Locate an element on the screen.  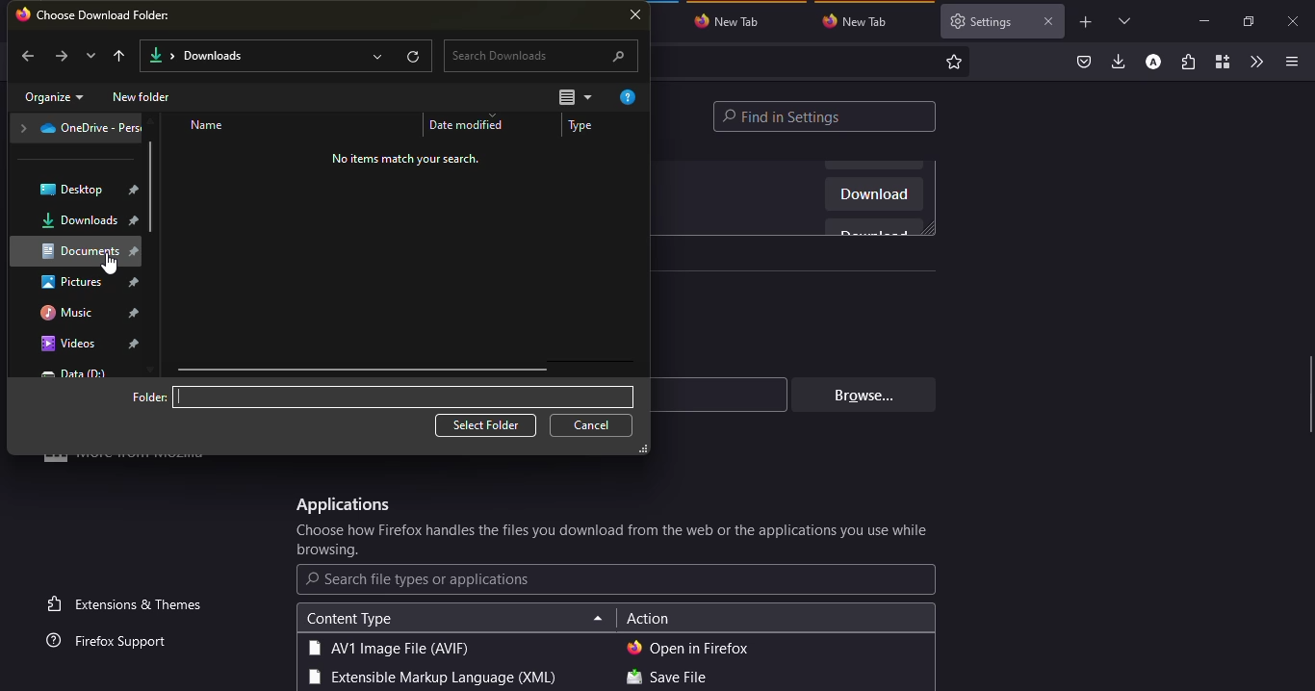
new folde is located at coordinates (143, 97).